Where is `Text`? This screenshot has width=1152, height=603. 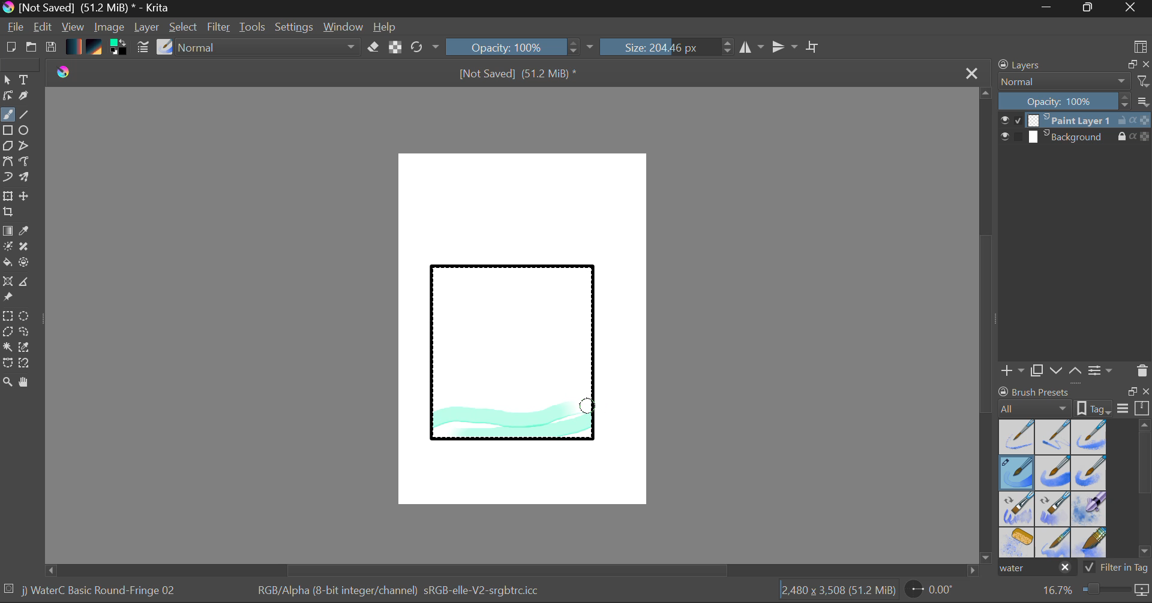
Text is located at coordinates (25, 79).